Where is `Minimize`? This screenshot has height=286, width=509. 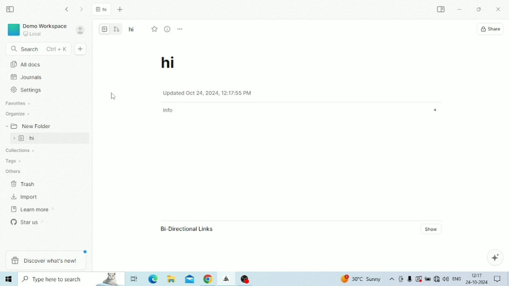 Minimize is located at coordinates (460, 10).